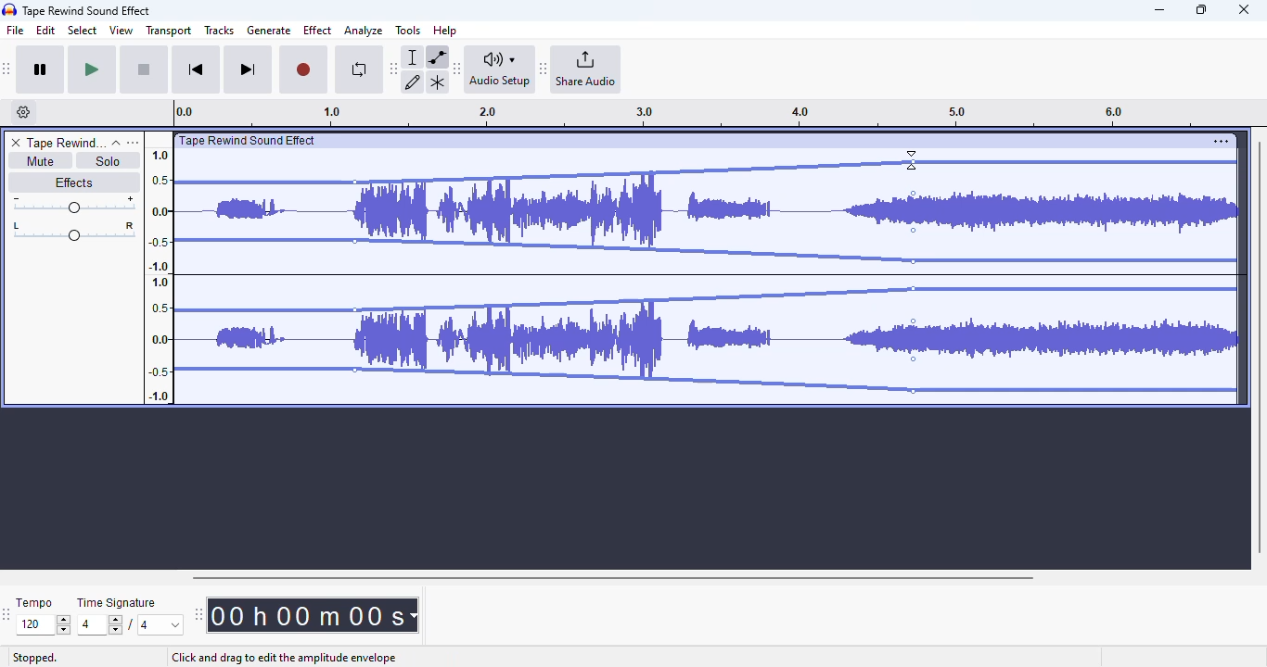 The width and height of the screenshot is (1267, 667). What do you see at coordinates (911, 160) in the screenshot?
I see `Cursor` at bounding box center [911, 160].